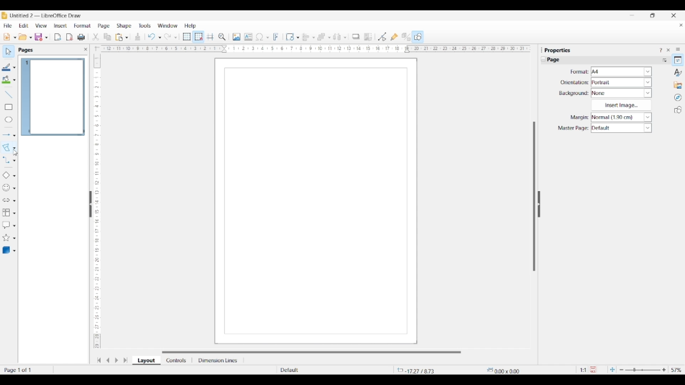 Image resolution: width=685 pixels, height=385 pixels. What do you see at coordinates (573, 128) in the screenshot?
I see `Indicates master page settings` at bounding box center [573, 128].